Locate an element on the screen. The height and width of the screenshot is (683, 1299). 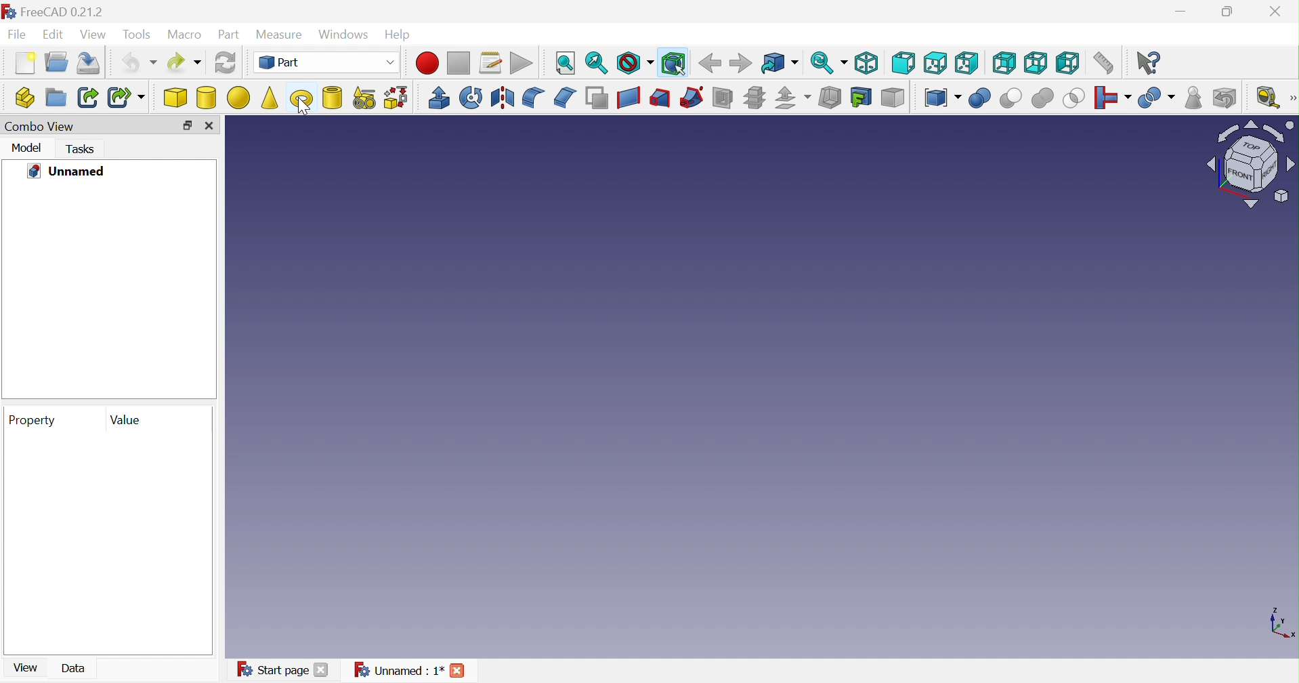
Refresh is located at coordinates (224, 63).